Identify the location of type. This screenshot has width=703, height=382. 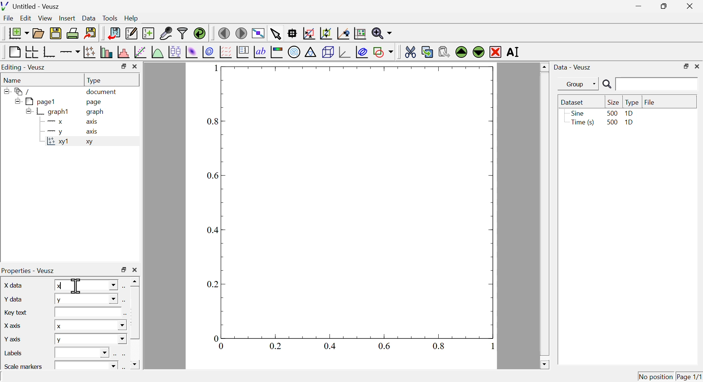
(95, 80).